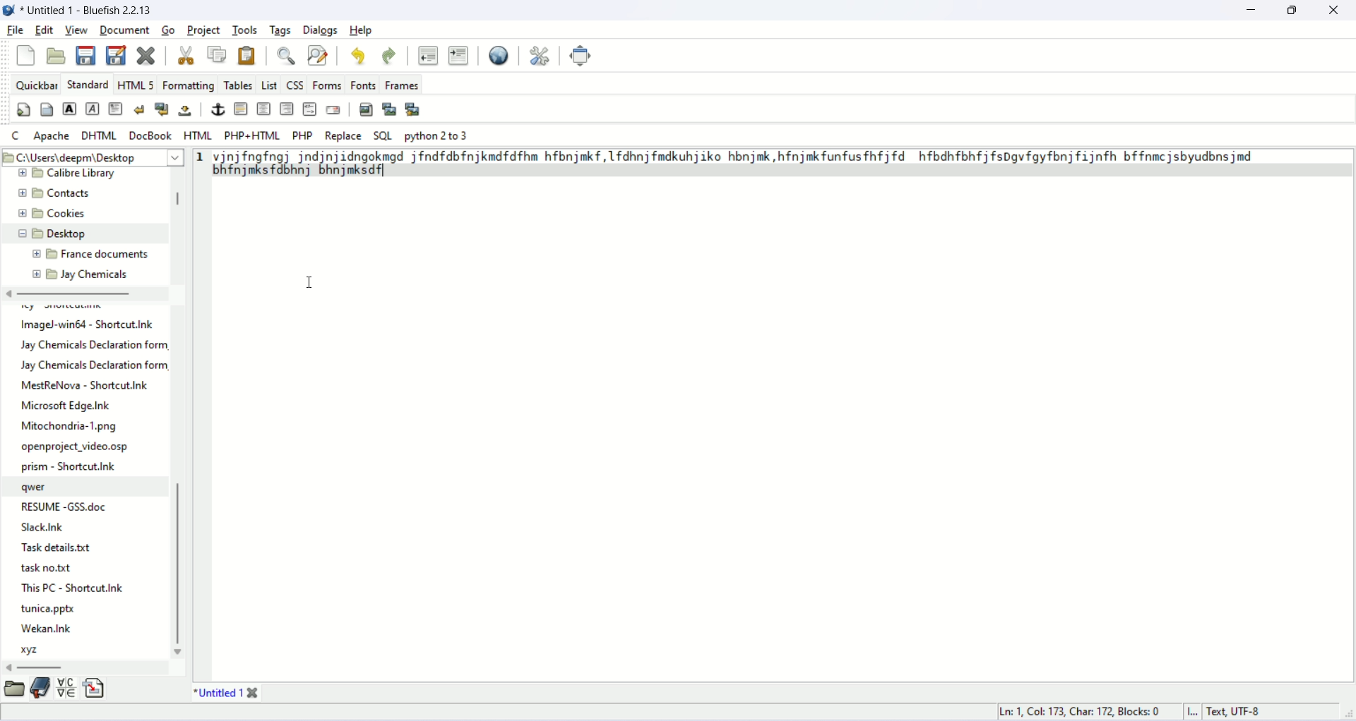  Describe the element at coordinates (45, 628) in the screenshot. I see `‘Wekan.Ink` at that location.